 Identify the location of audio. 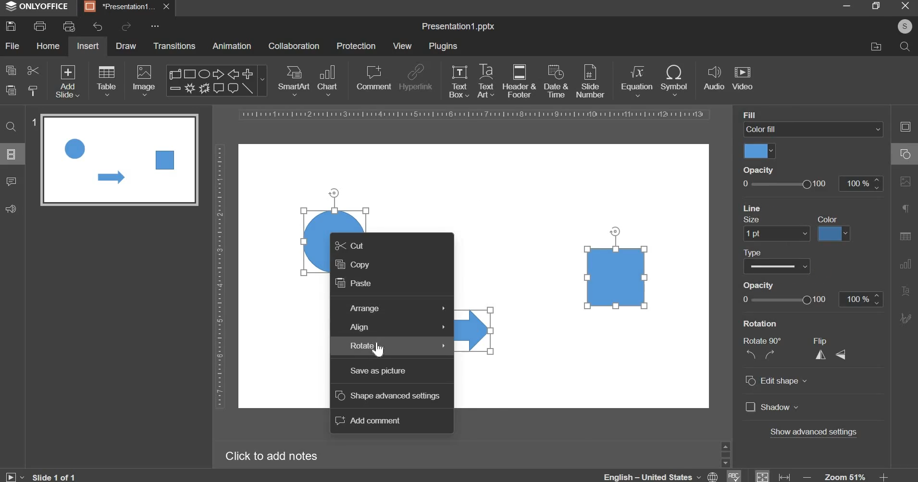
(714, 79).